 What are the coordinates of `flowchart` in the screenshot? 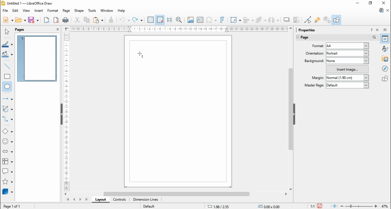 It's located at (8, 163).